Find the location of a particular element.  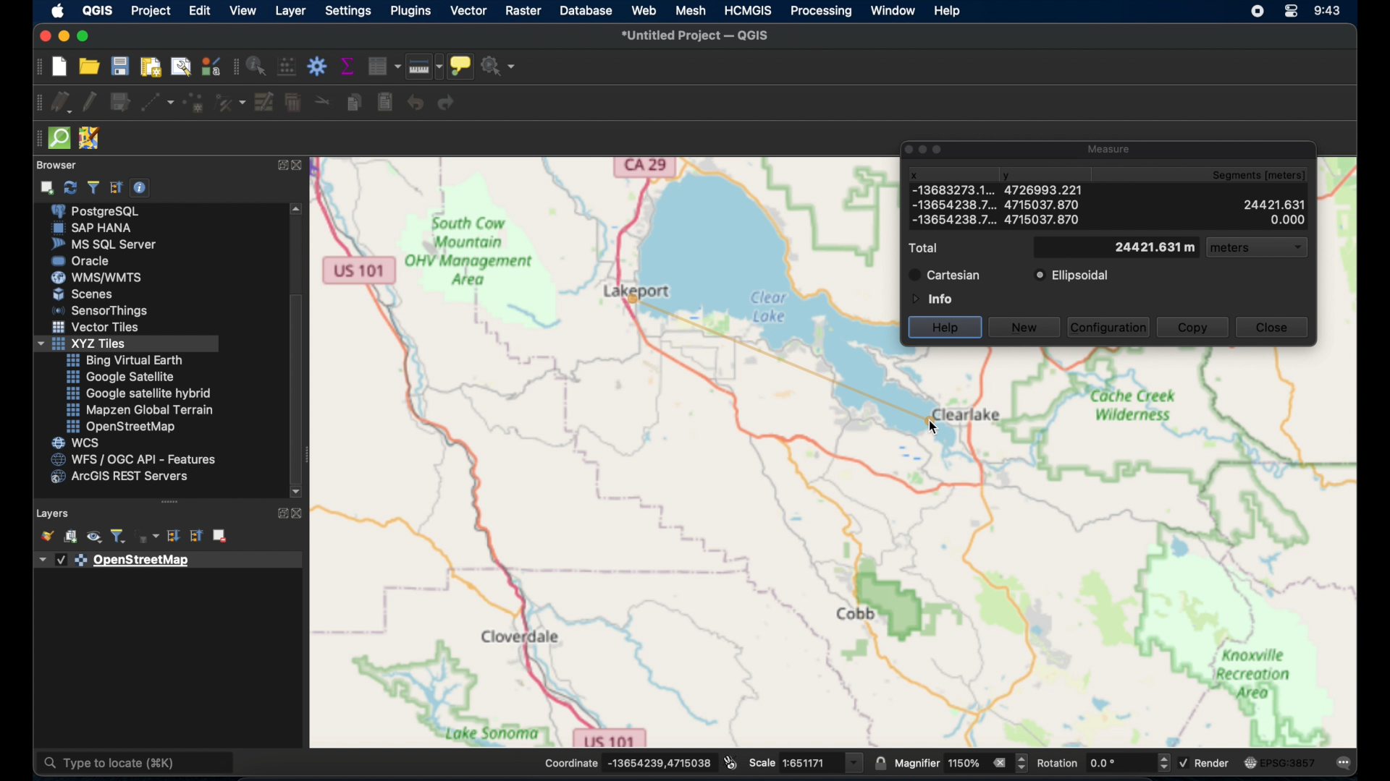

close is located at coordinates (299, 513).